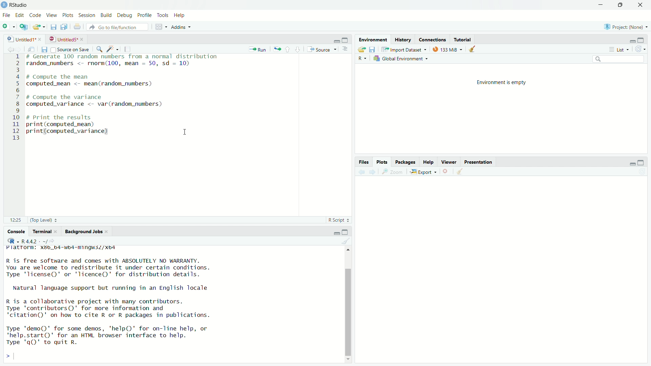 The image size is (651, 366). Describe the element at coordinates (288, 49) in the screenshot. I see `go to previous section/chunk` at that location.